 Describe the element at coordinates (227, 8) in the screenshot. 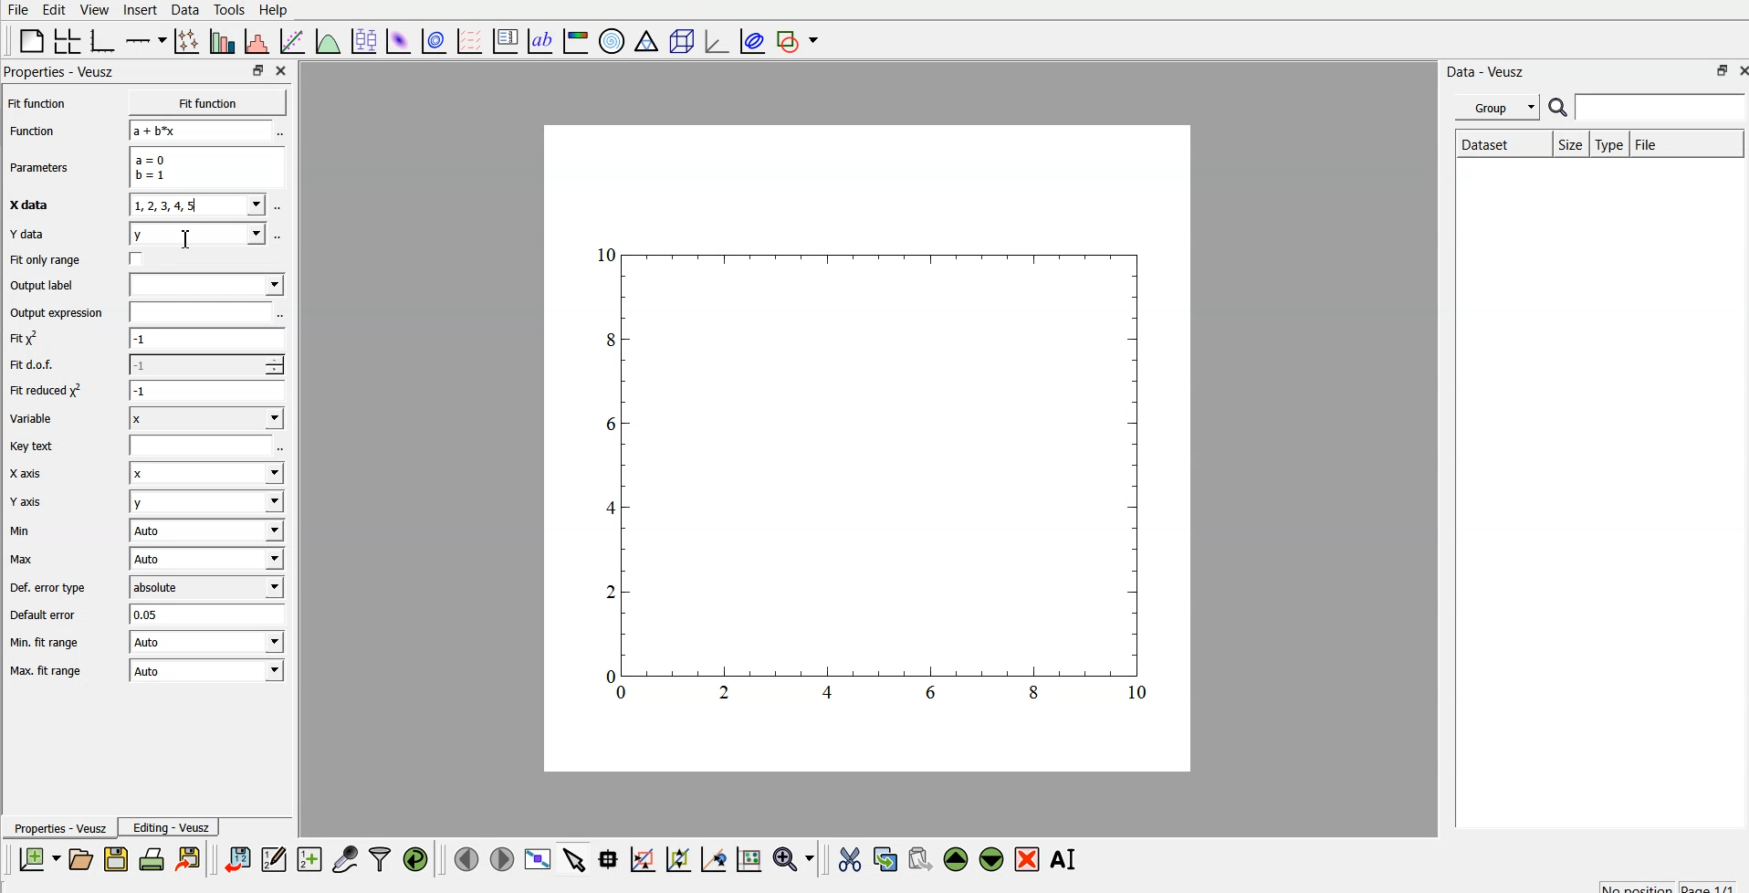

I see `tools` at that location.